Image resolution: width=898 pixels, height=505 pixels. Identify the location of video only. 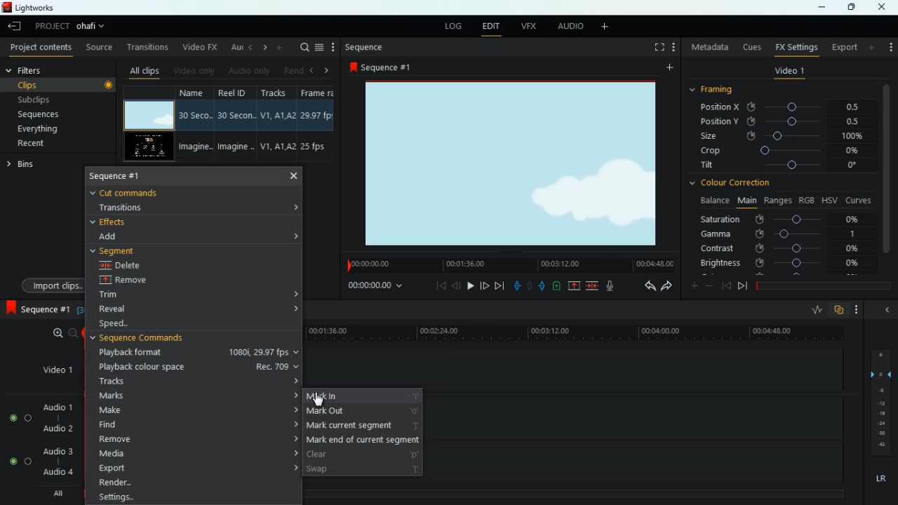
(192, 71).